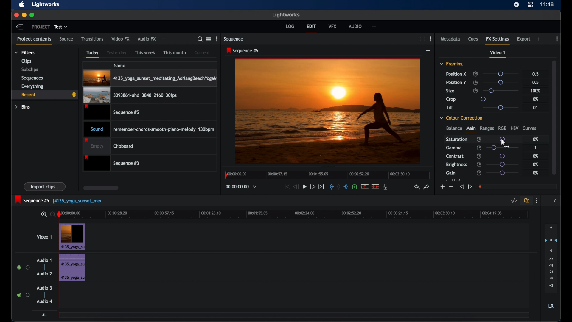 This screenshot has height=322, width=572. What do you see at coordinates (22, 5) in the screenshot?
I see `apple icon` at bounding box center [22, 5].